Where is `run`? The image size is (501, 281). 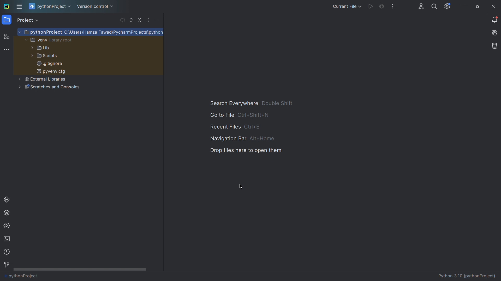 run is located at coordinates (370, 7).